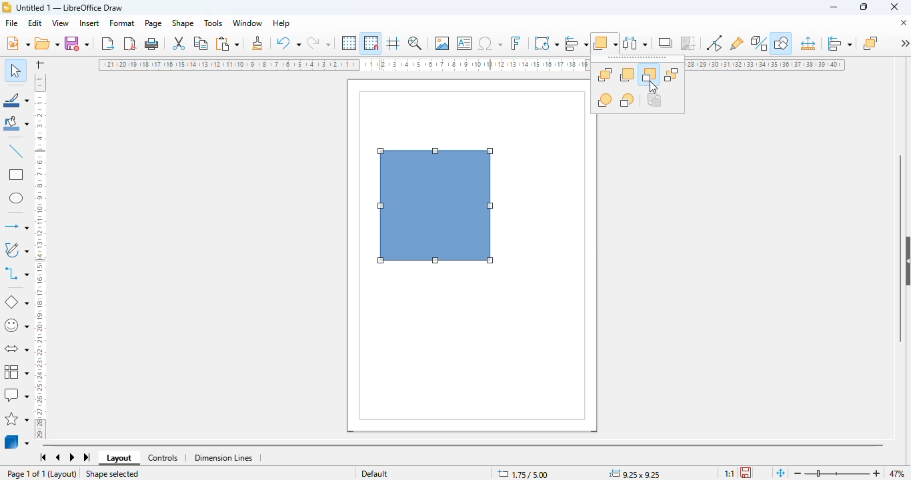 The height and width of the screenshot is (480, 911). I want to click on show, so click(905, 261).